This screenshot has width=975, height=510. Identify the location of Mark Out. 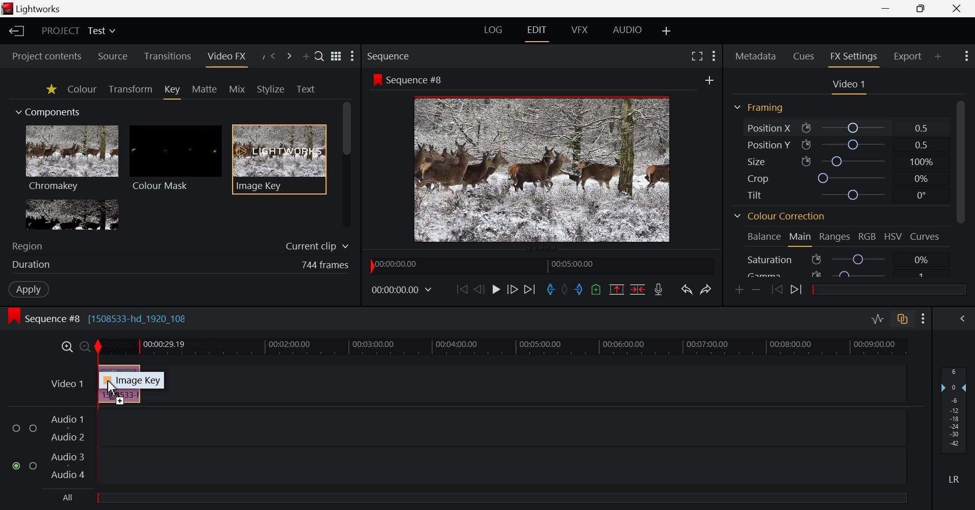
(580, 289).